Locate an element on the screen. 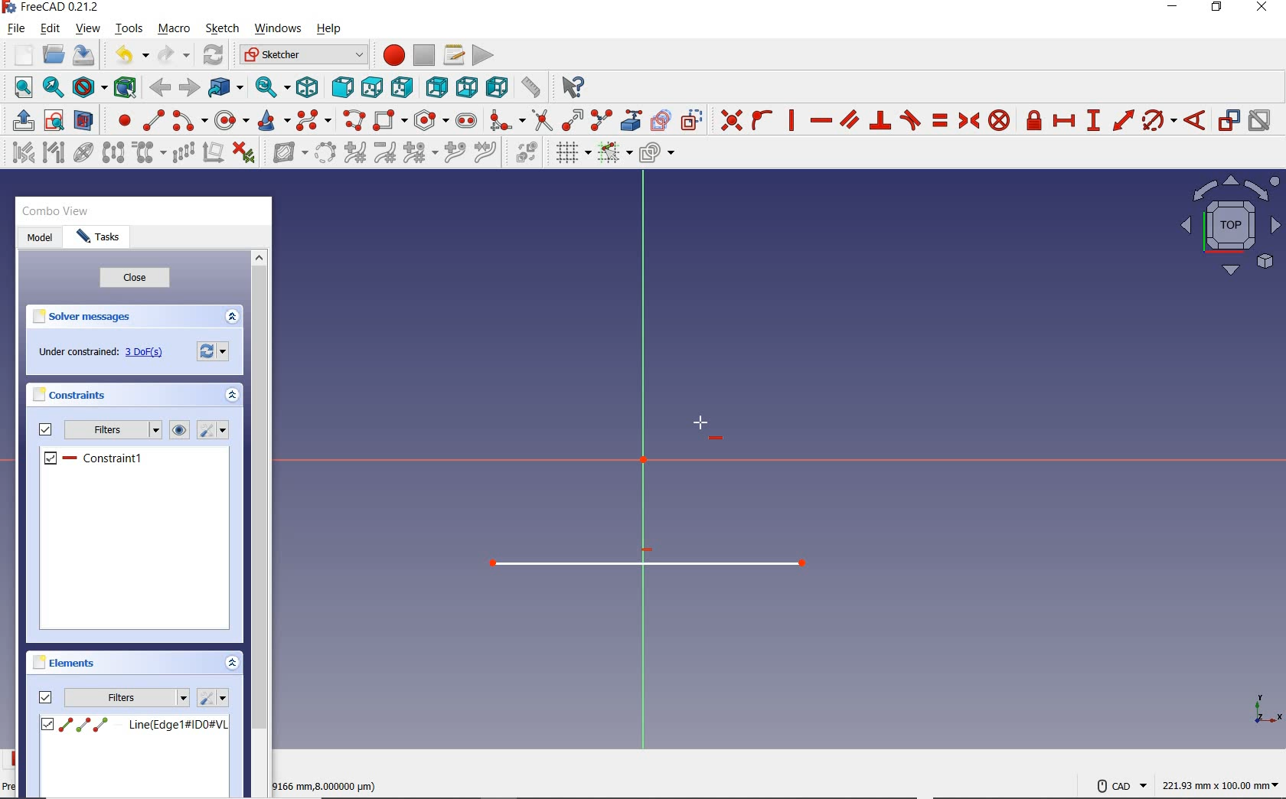 This screenshot has height=799, width=1286. SKETCH is located at coordinates (222, 28).